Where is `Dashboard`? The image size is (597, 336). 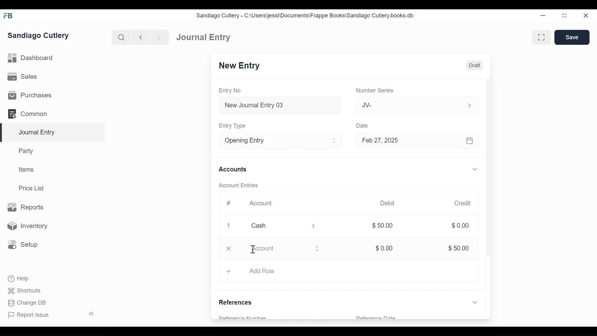 Dashboard is located at coordinates (31, 58).